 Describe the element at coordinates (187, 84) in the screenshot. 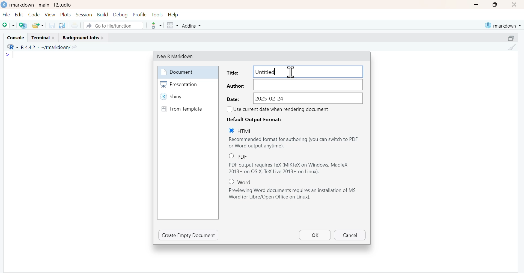

I see `Presentation` at that location.